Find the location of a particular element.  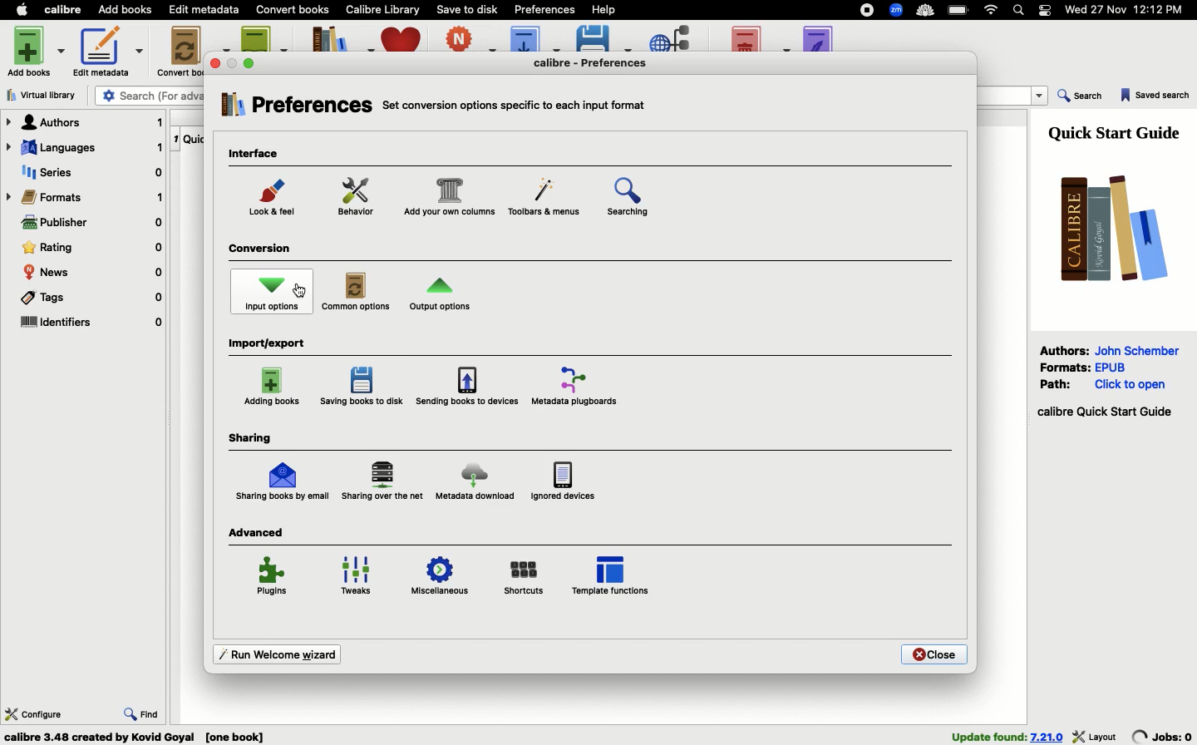

Searching is located at coordinates (638, 200).